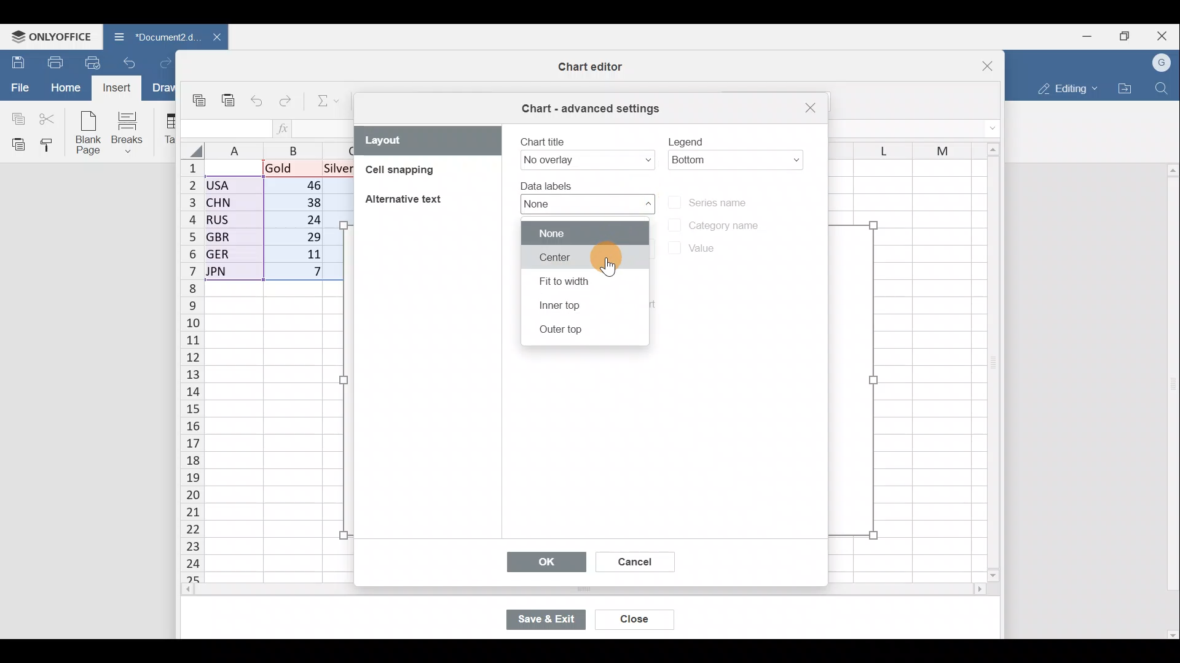 This screenshot has height=663, width=1180. Describe the element at coordinates (578, 331) in the screenshot. I see `Outer top` at that location.